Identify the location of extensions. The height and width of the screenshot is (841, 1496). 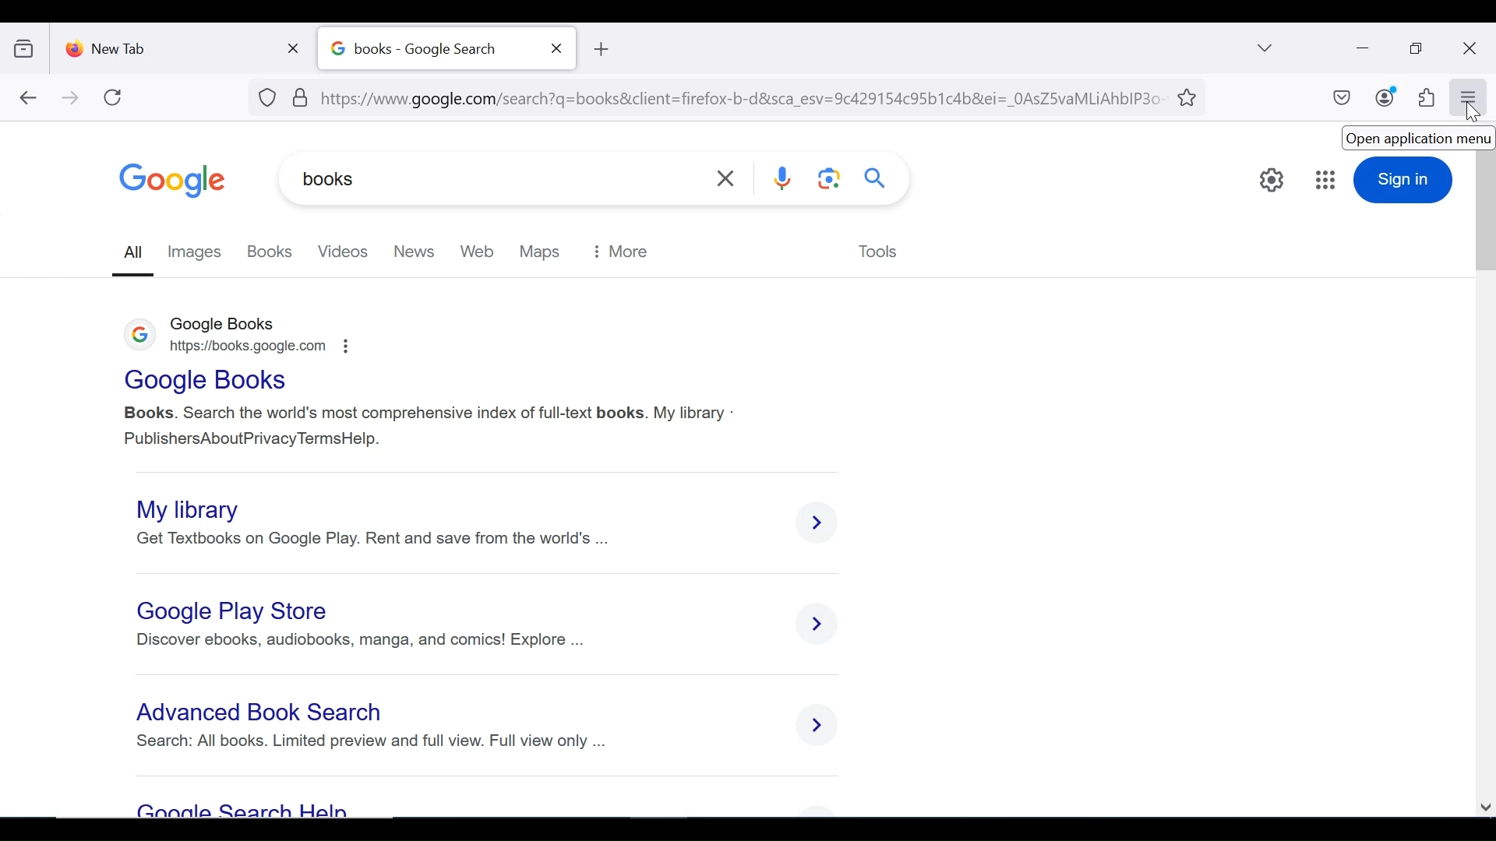
(1425, 98).